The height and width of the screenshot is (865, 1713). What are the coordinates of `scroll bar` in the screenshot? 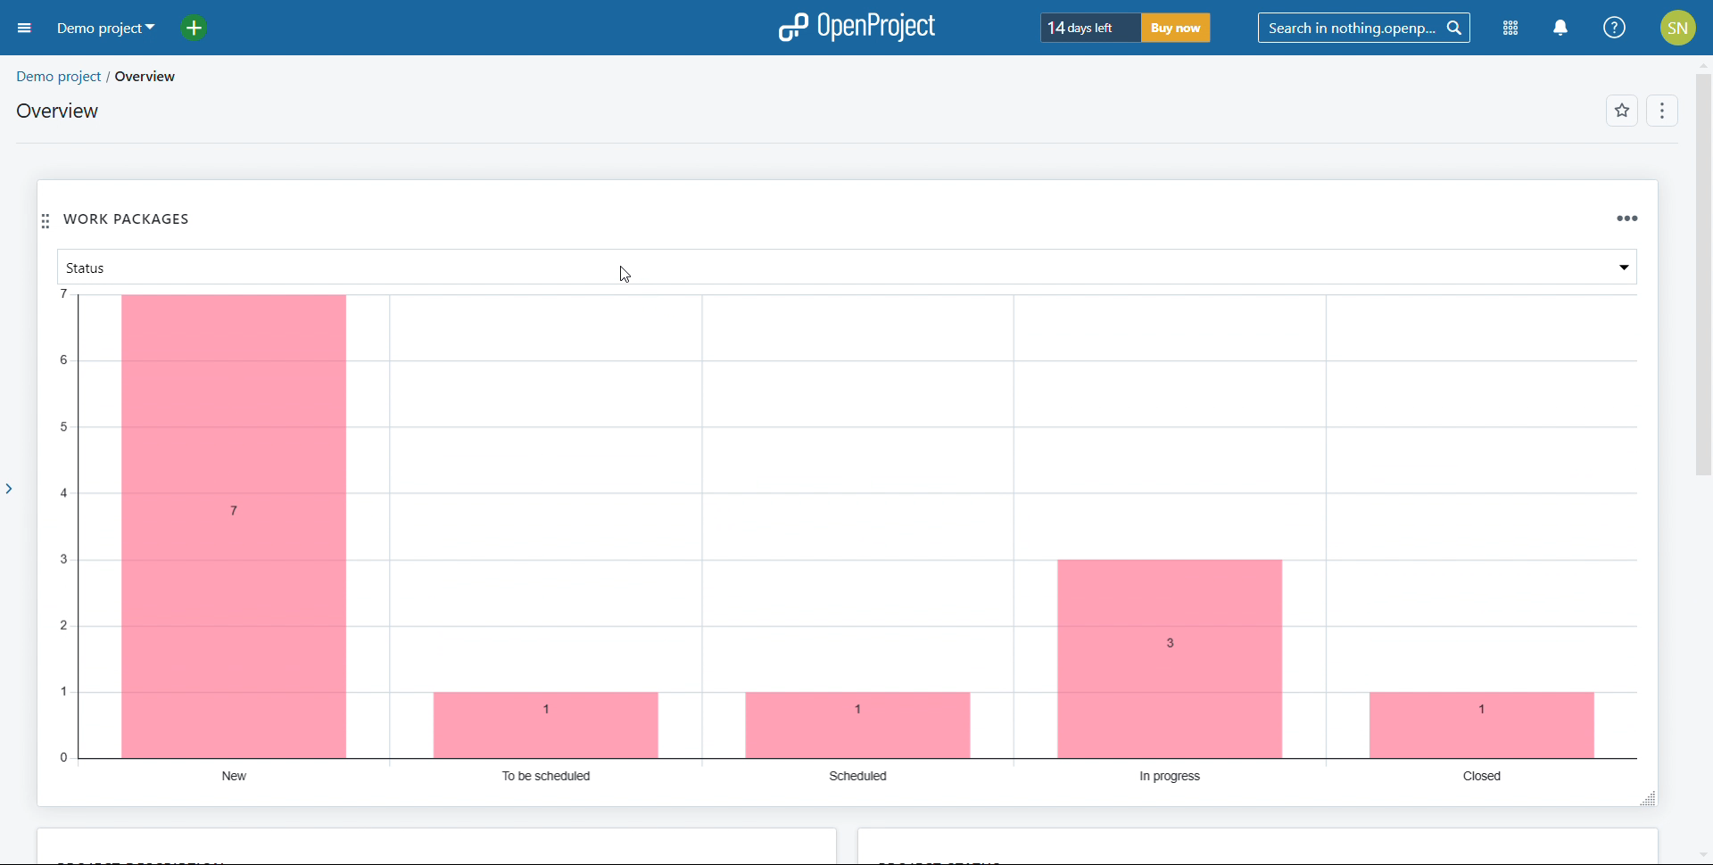 It's located at (1702, 259).